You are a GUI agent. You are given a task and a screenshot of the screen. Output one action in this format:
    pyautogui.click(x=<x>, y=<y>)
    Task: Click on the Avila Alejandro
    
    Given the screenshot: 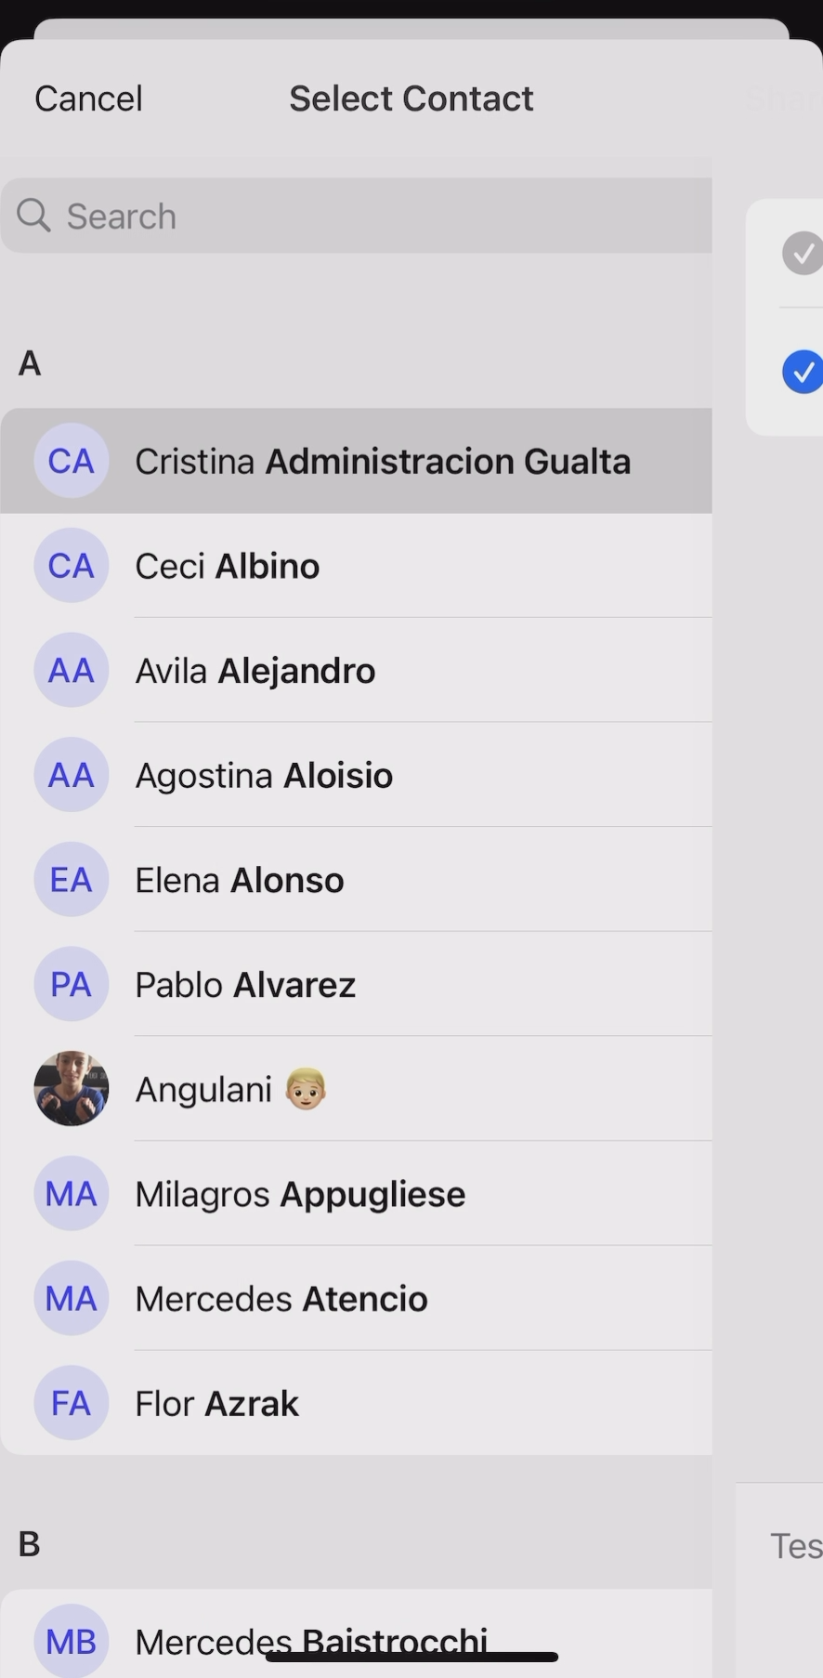 What is the action you would take?
    pyautogui.click(x=214, y=675)
    